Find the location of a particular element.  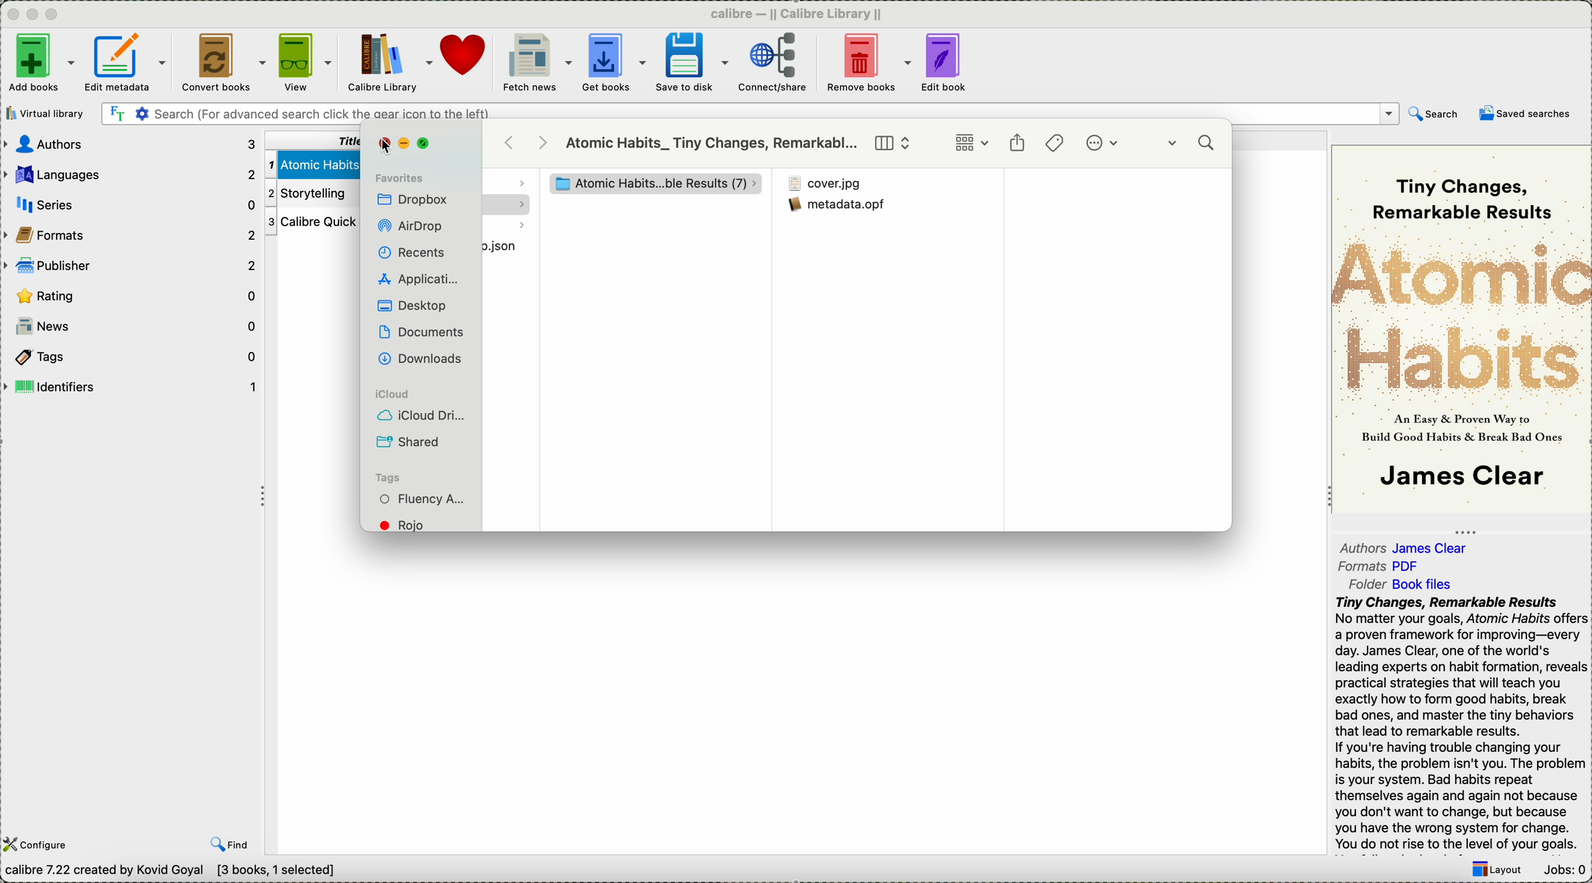

Documents is located at coordinates (421, 332).